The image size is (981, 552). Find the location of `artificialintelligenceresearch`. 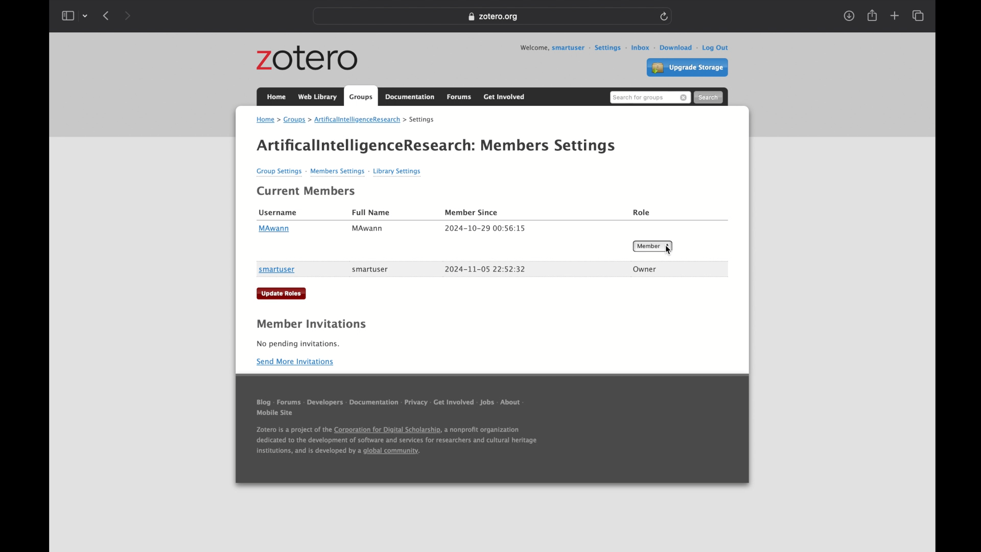

artificialintelligenceresearch is located at coordinates (354, 120).